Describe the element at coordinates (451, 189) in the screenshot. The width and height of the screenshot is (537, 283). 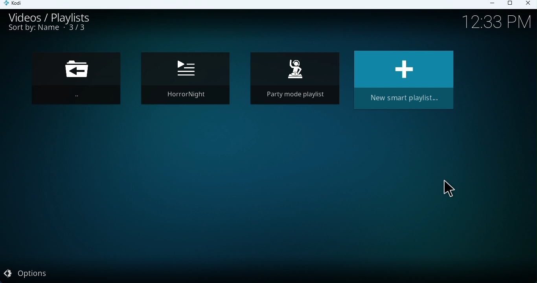
I see `cursor` at that location.